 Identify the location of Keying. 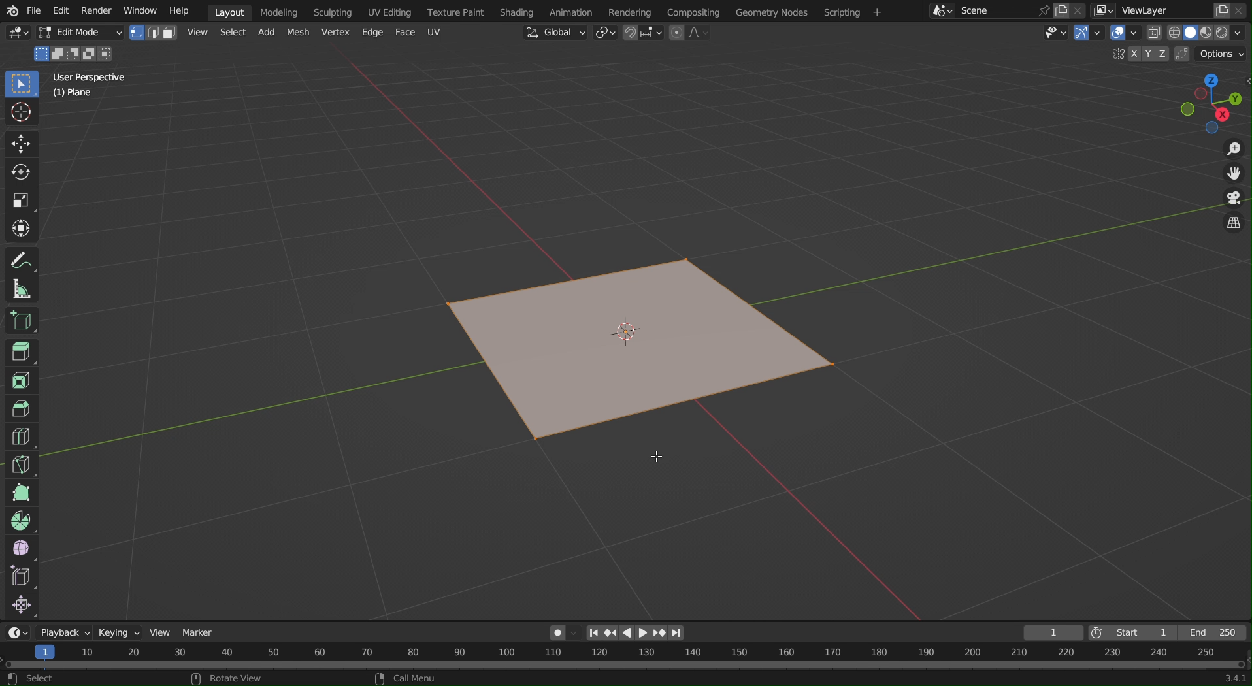
(120, 632).